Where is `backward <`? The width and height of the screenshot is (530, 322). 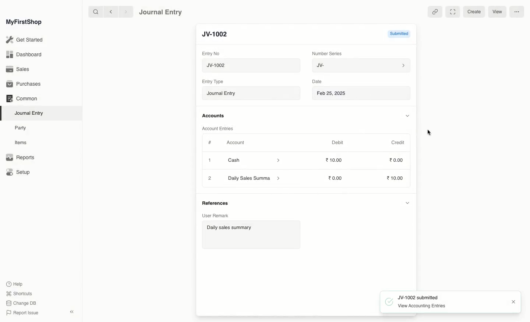
backward < is located at coordinates (109, 12).